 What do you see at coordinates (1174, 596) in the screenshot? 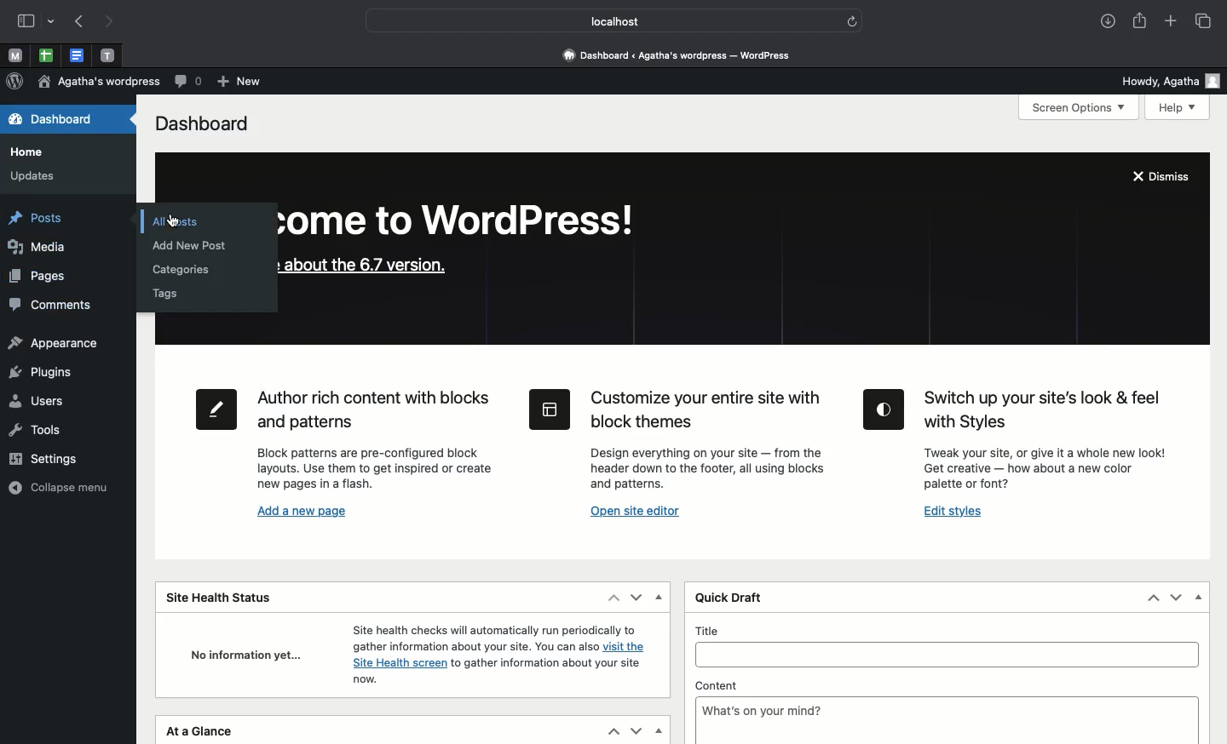
I see `Down` at bounding box center [1174, 596].